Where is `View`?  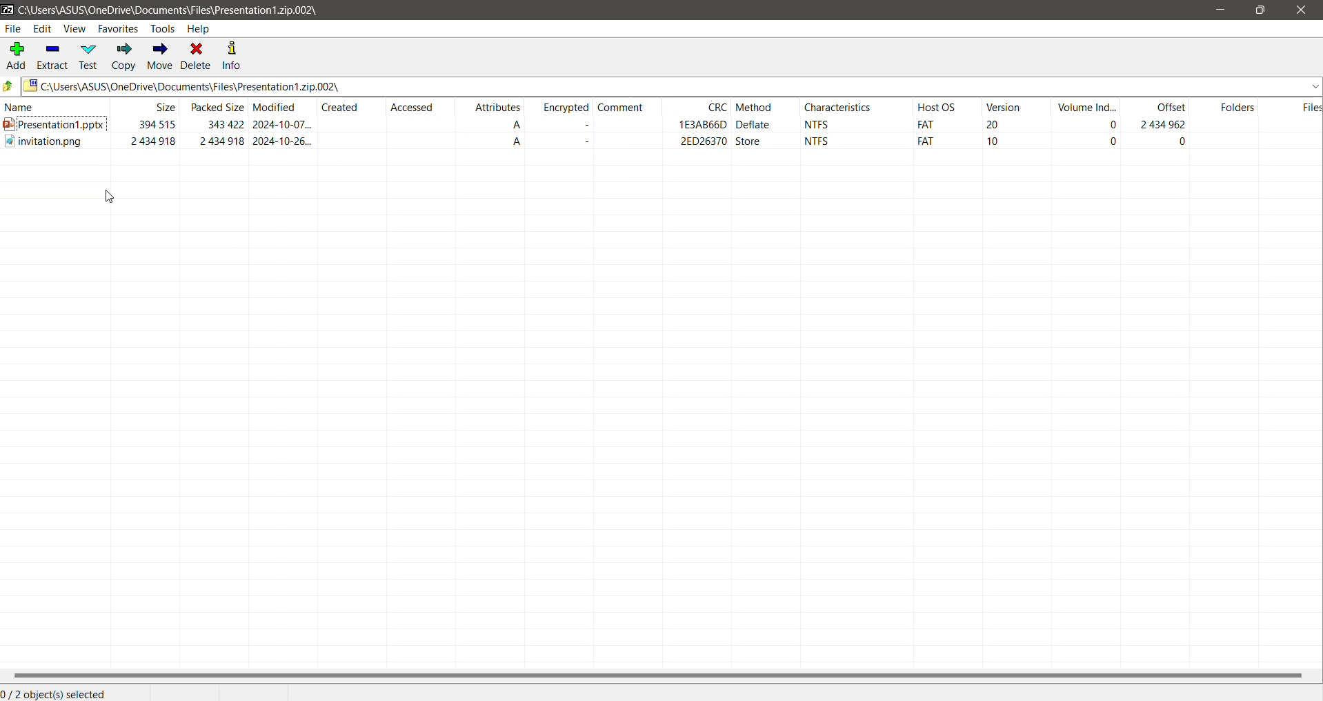
View is located at coordinates (74, 28).